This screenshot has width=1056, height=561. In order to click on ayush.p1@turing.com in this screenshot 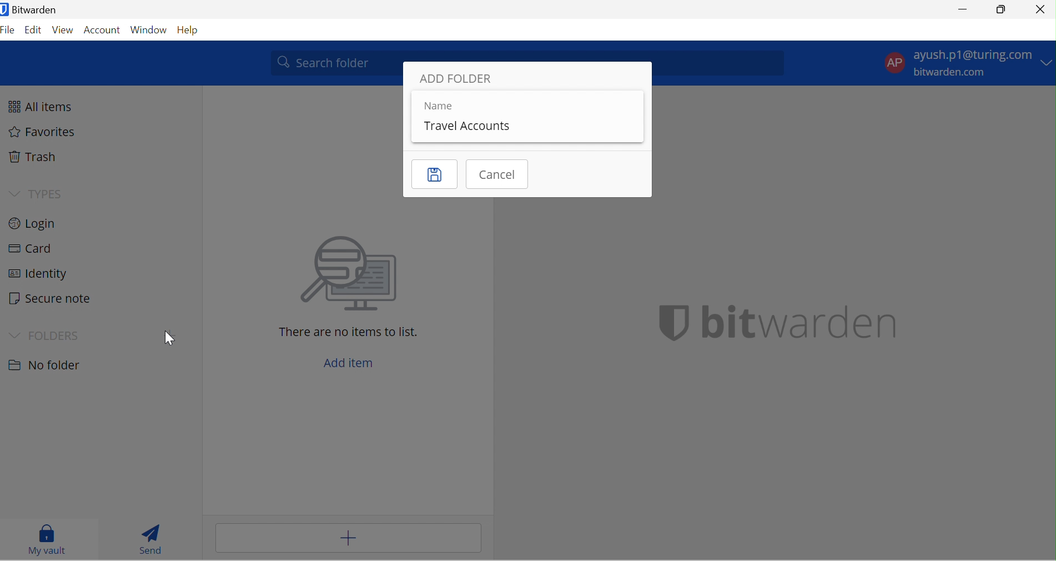, I will do `click(972, 54)`.